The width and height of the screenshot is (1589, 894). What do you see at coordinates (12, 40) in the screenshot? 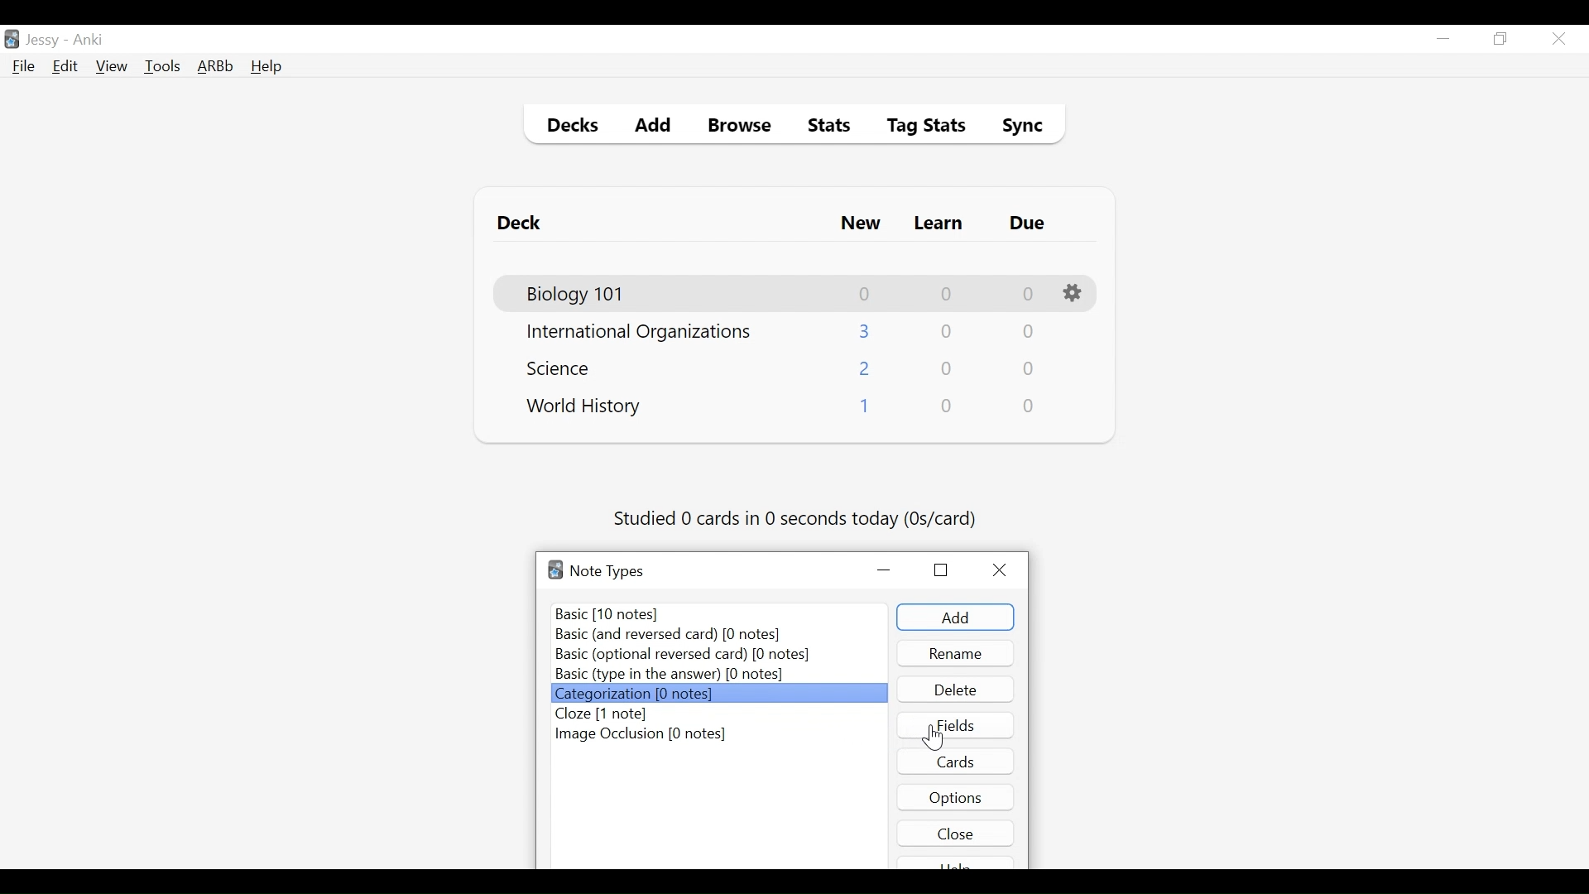
I see `Anki Desktop icon` at bounding box center [12, 40].